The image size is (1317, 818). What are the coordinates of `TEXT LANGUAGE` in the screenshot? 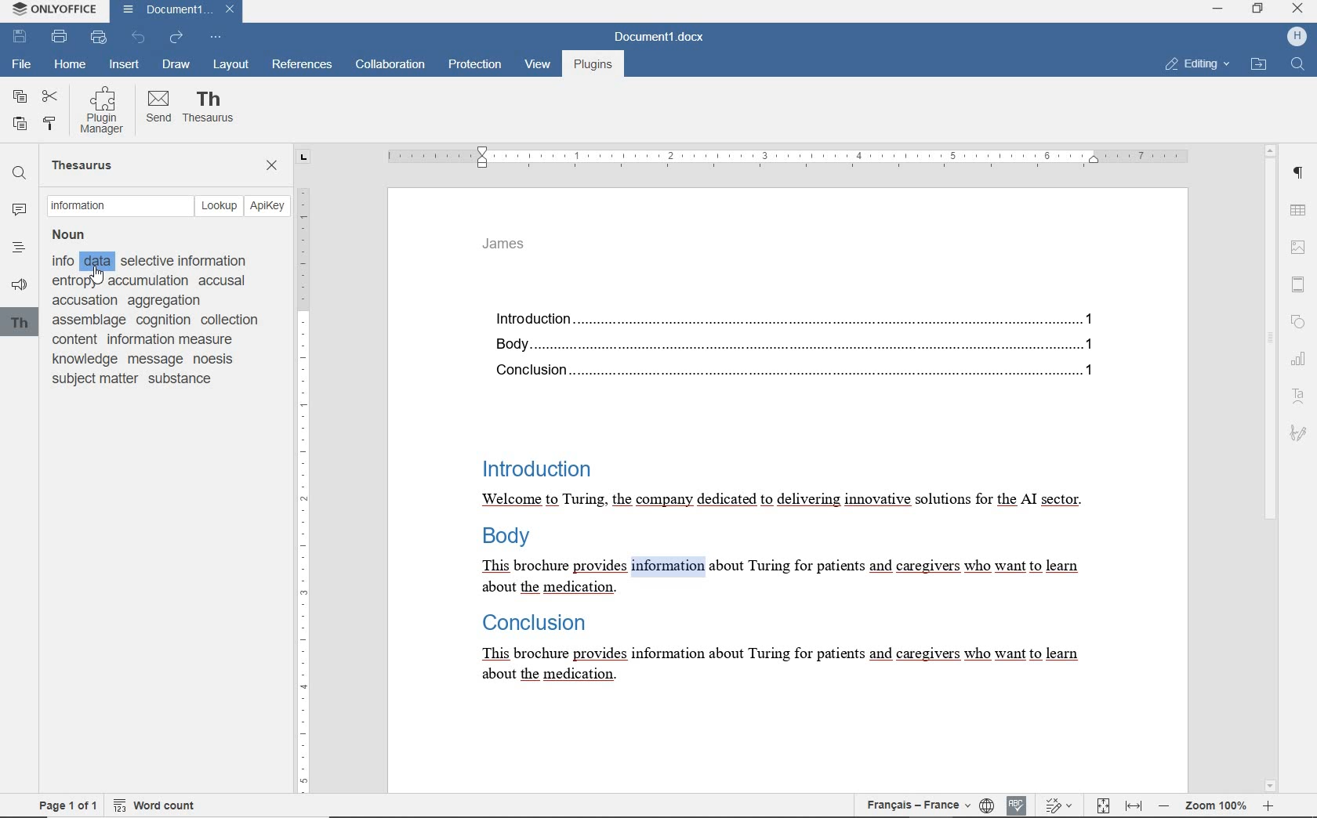 It's located at (919, 805).